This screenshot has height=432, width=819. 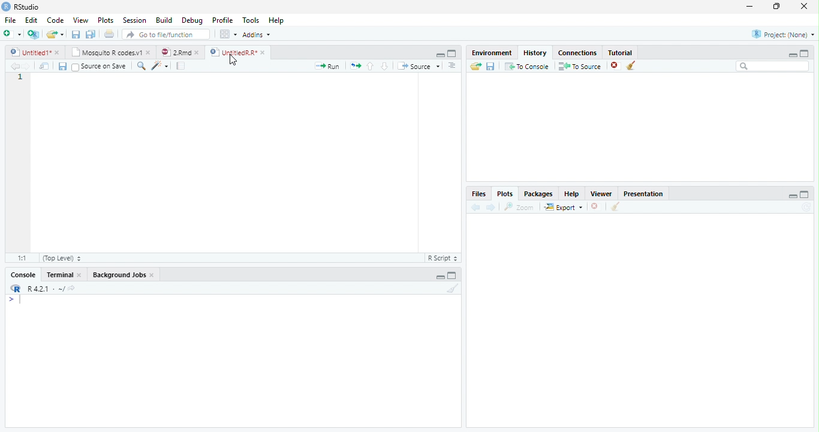 I want to click on Clear Console, so click(x=451, y=290).